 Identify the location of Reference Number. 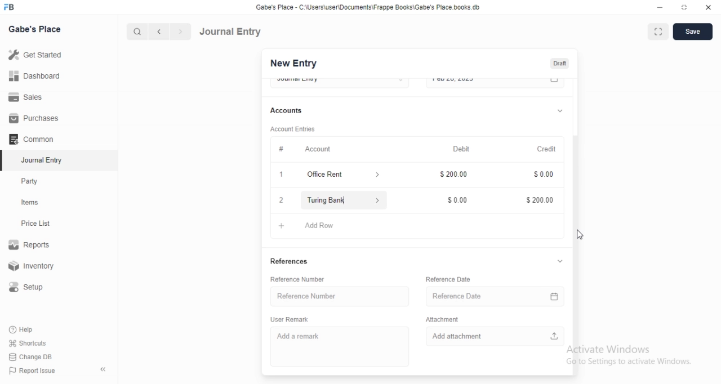
(305, 279).